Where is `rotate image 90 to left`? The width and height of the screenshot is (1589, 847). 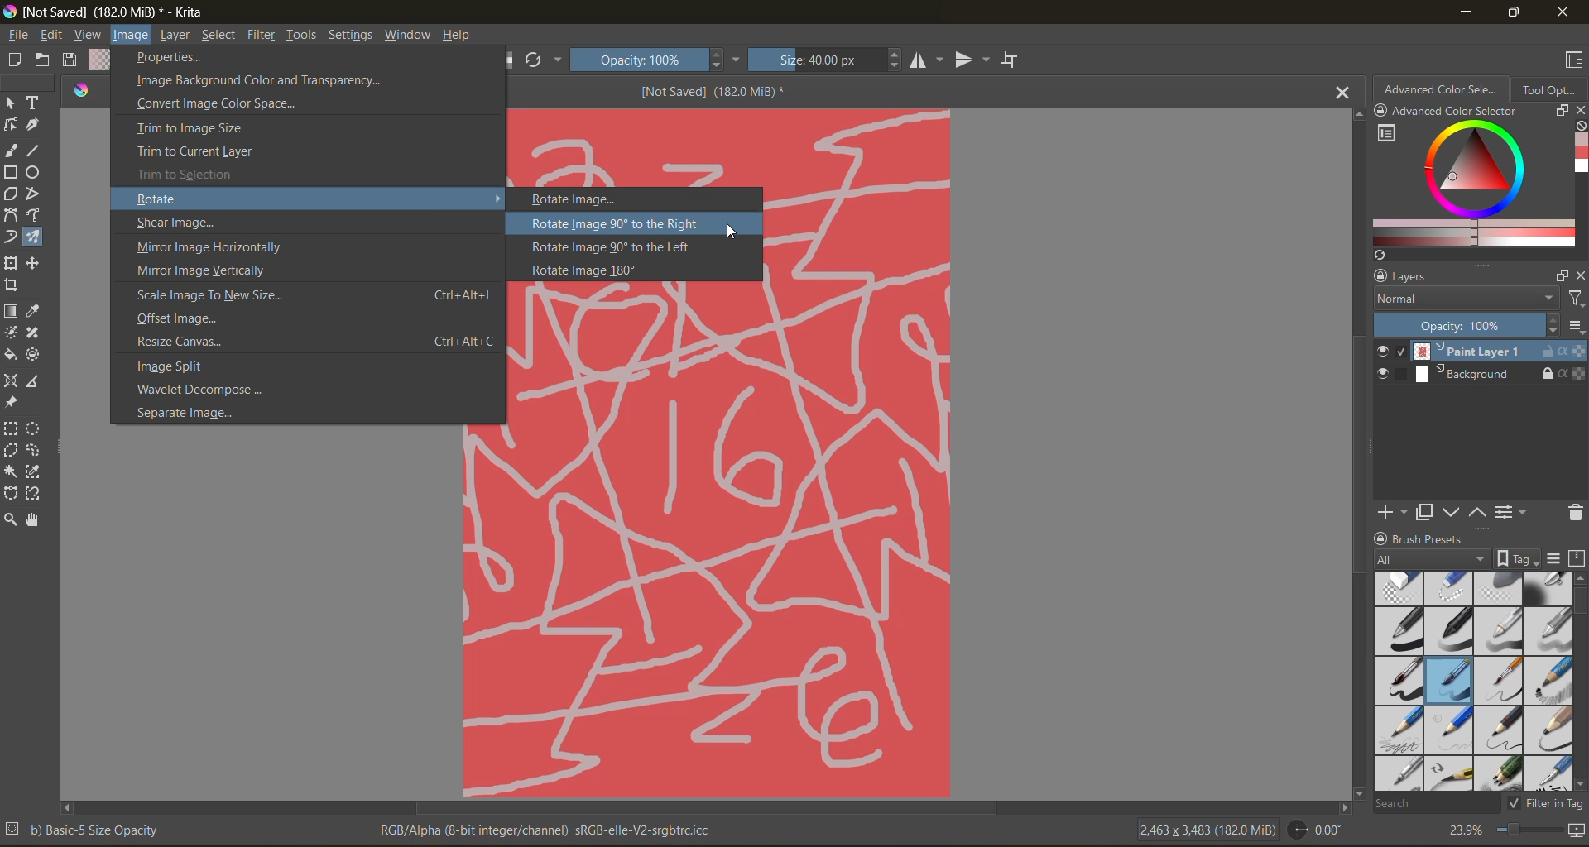 rotate image 90 to left is located at coordinates (625, 247).